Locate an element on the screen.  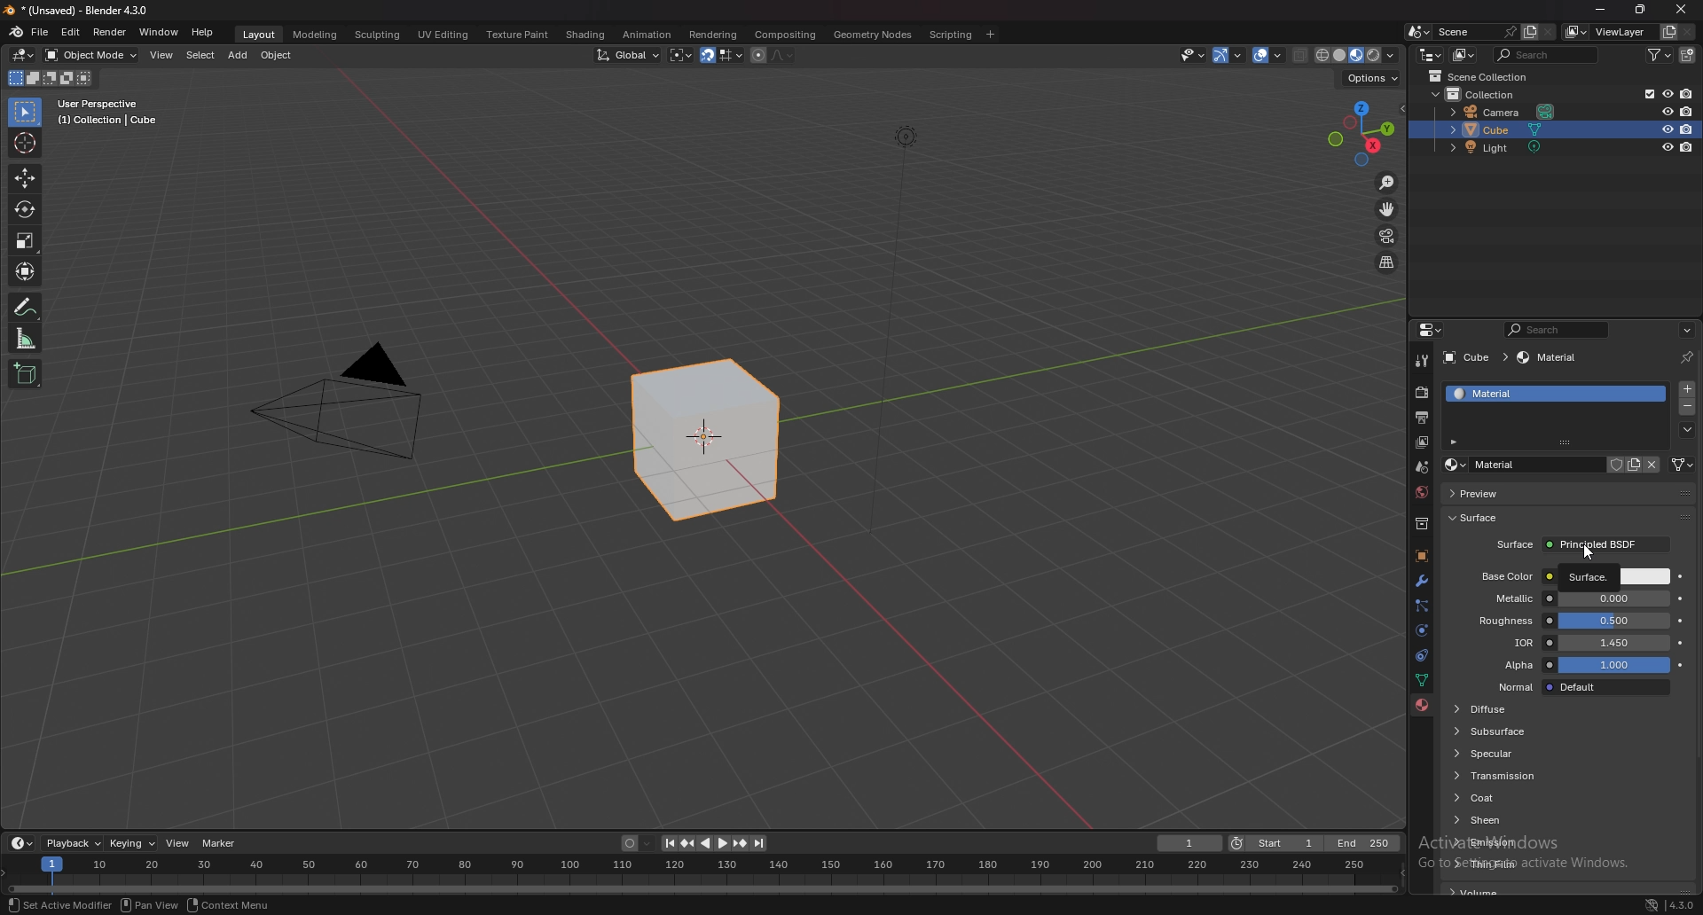
animate property is located at coordinates (1679, 642).